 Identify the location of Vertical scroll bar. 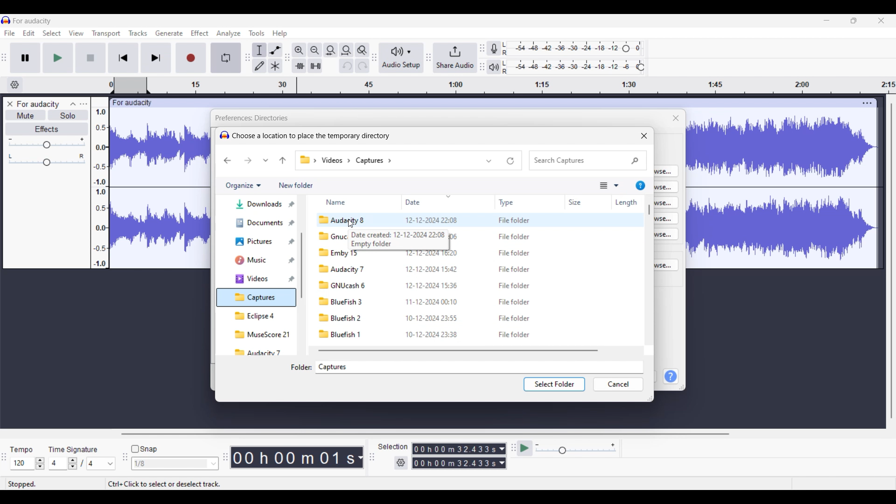
(892, 261).